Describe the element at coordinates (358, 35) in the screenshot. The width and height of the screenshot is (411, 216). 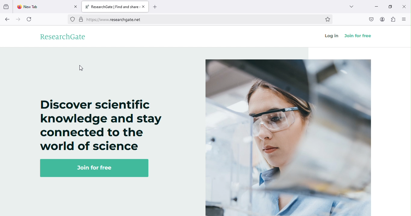
I see `join for free` at that location.